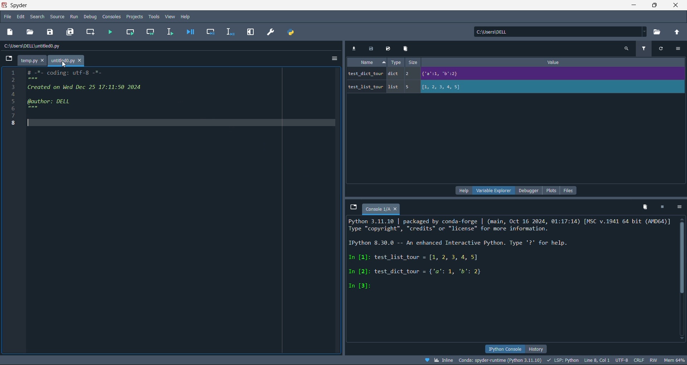 The image size is (687, 365). Describe the element at coordinates (653, 5) in the screenshot. I see `maximize/restore` at that location.